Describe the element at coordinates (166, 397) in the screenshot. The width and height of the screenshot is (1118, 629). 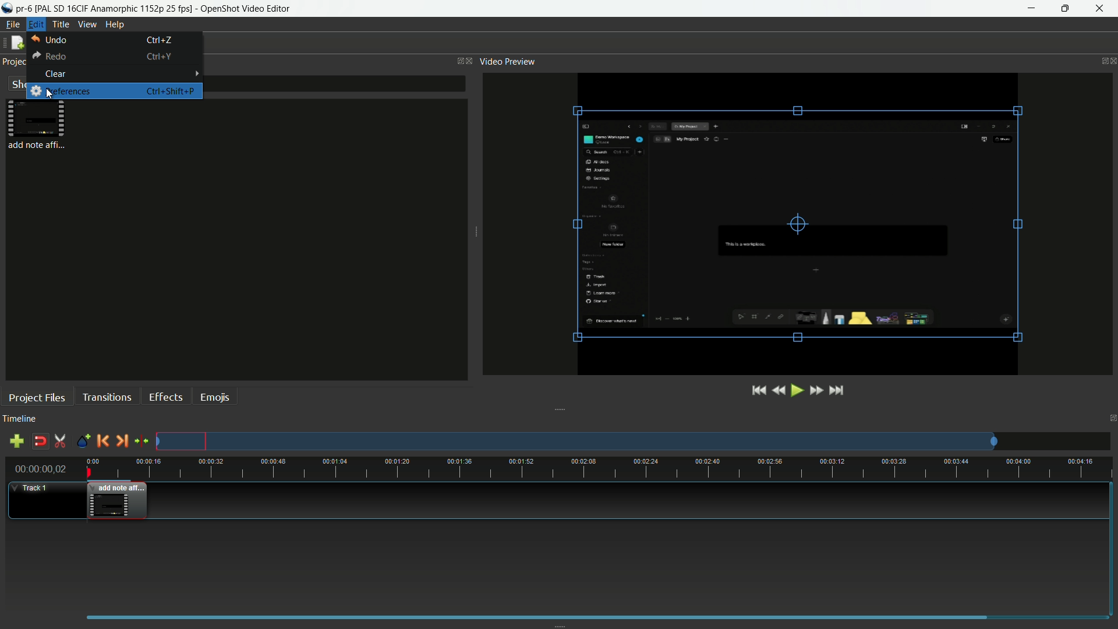
I see `effects` at that location.